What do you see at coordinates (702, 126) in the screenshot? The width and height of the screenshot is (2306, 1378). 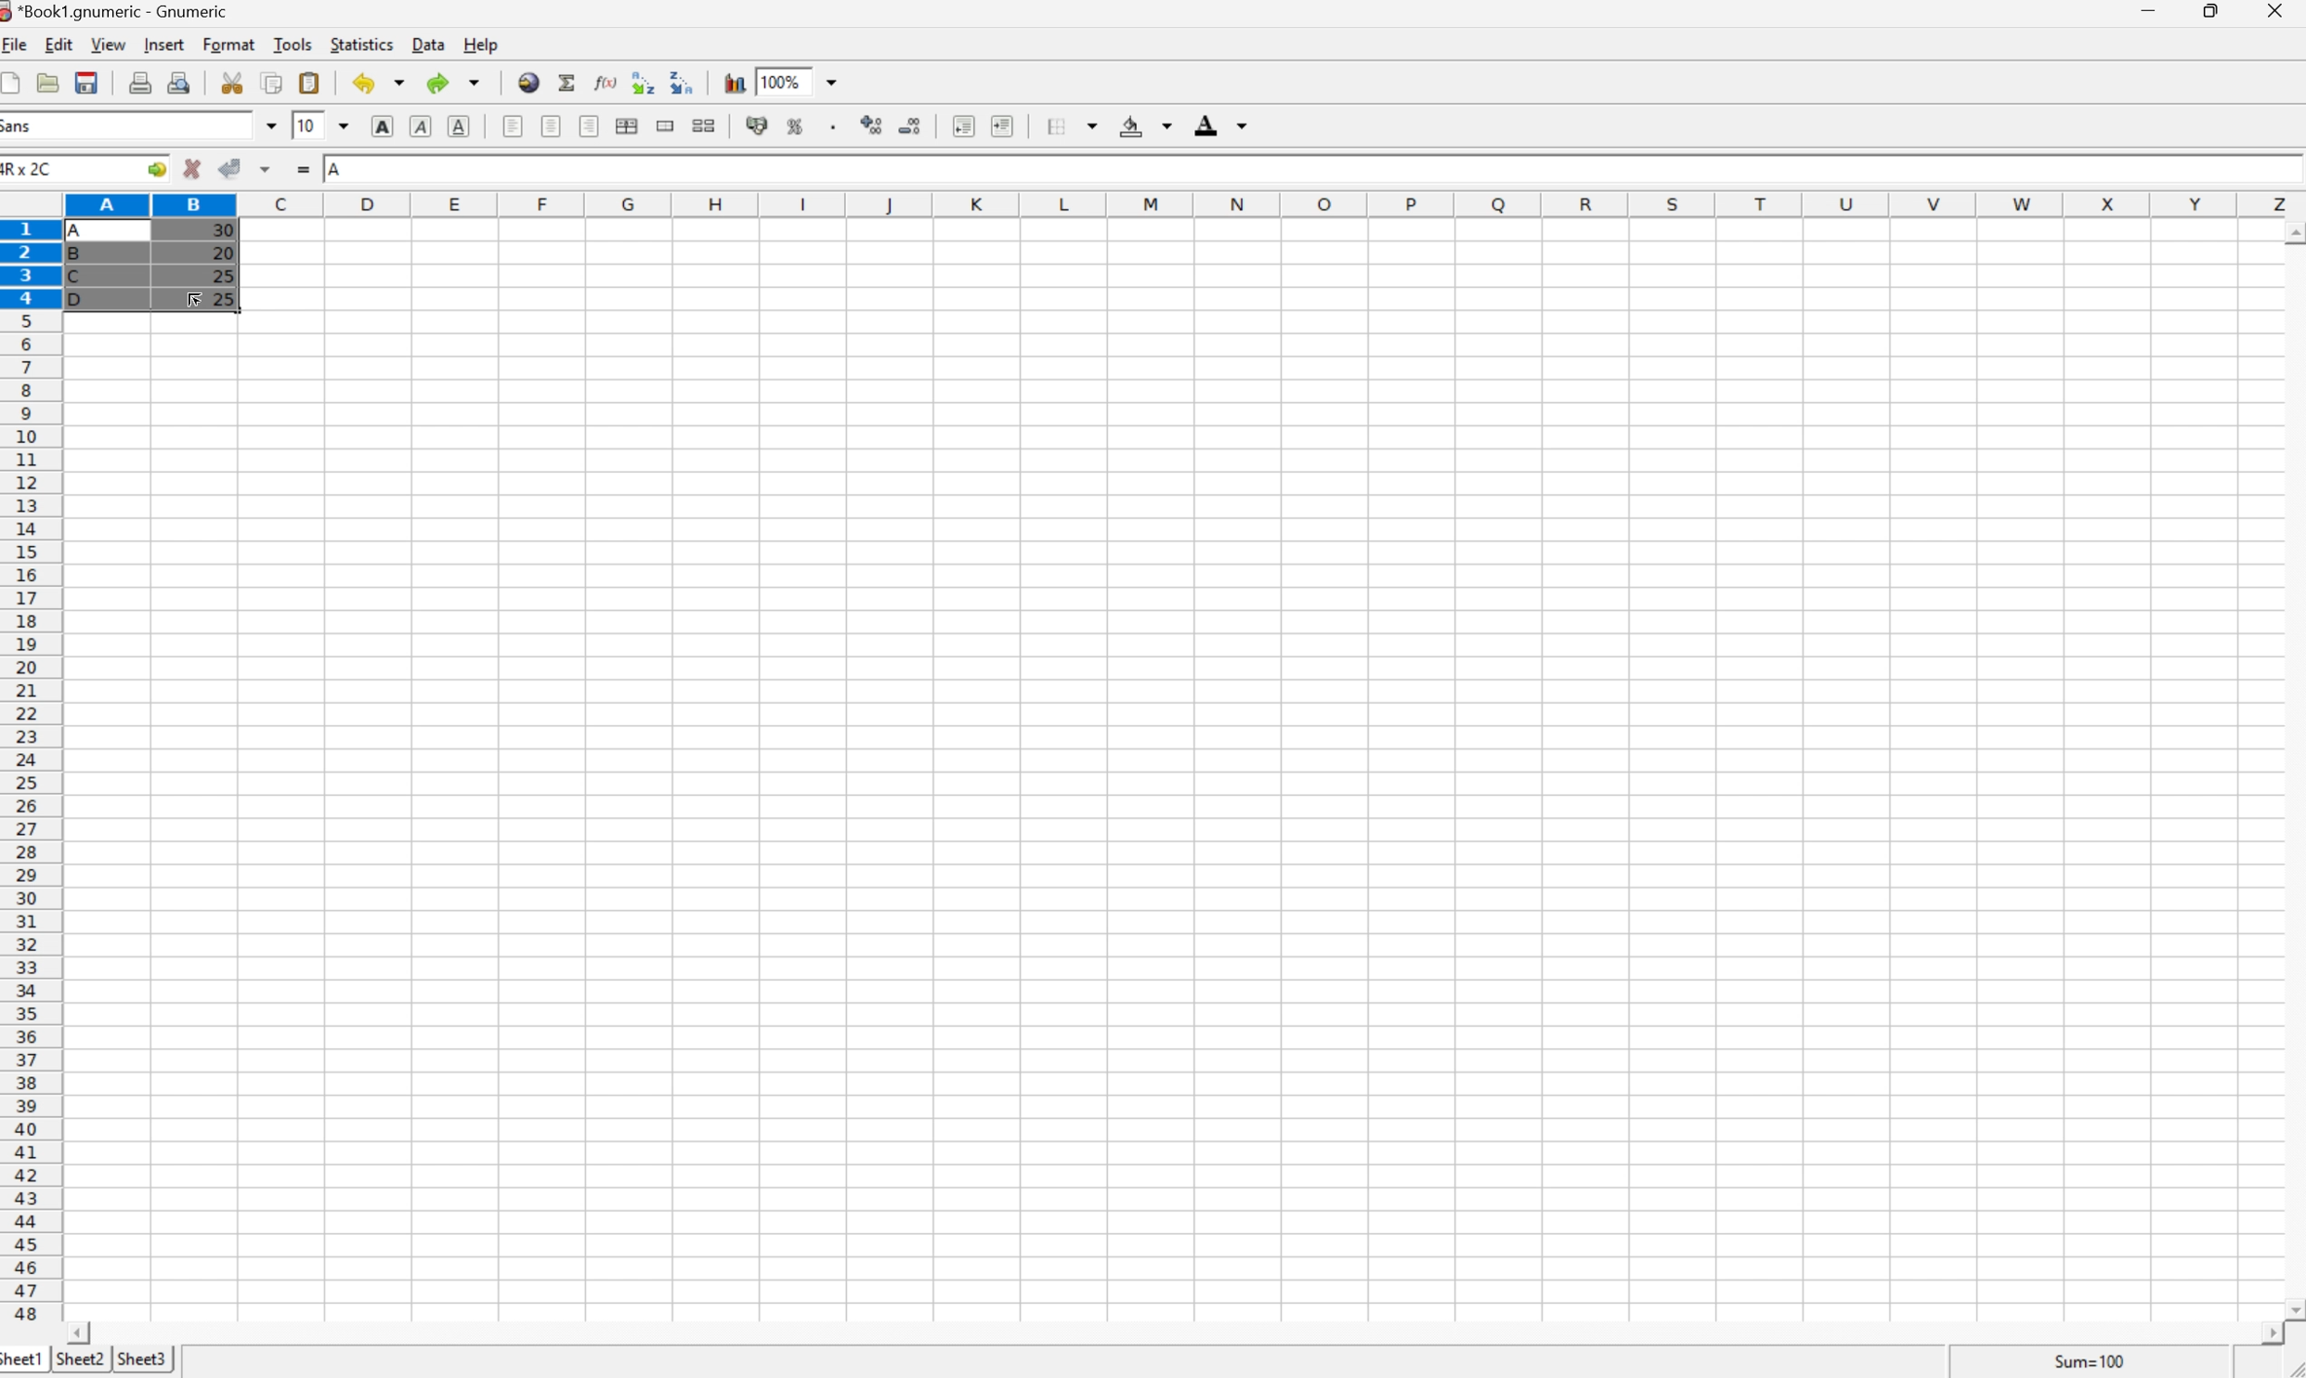 I see `Split merged ranges of cells` at bounding box center [702, 126].